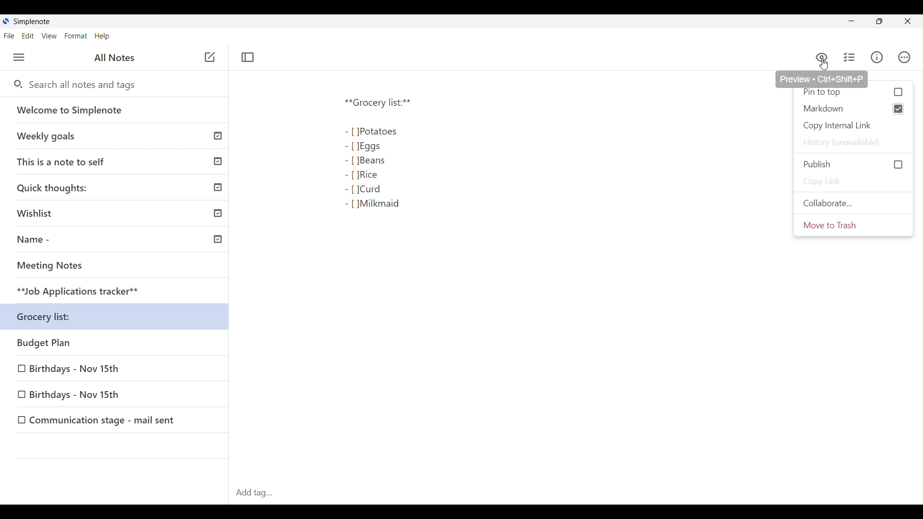  What do you see at coordinates (850, 57) in the screenshot?
I see `Insert checklist` at bounding box center [850, 57].